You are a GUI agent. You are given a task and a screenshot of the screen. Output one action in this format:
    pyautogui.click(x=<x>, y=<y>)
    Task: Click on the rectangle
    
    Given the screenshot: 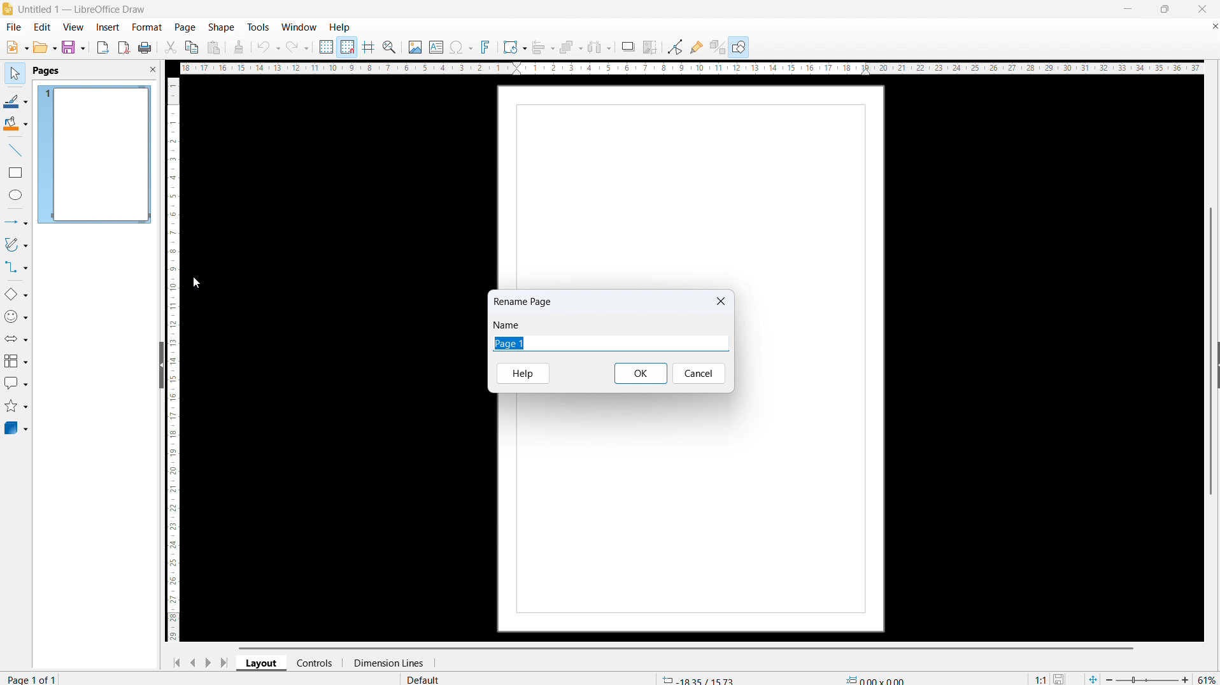 What is the action you would take?
    pyautogui.click(x=16, y=173)
    